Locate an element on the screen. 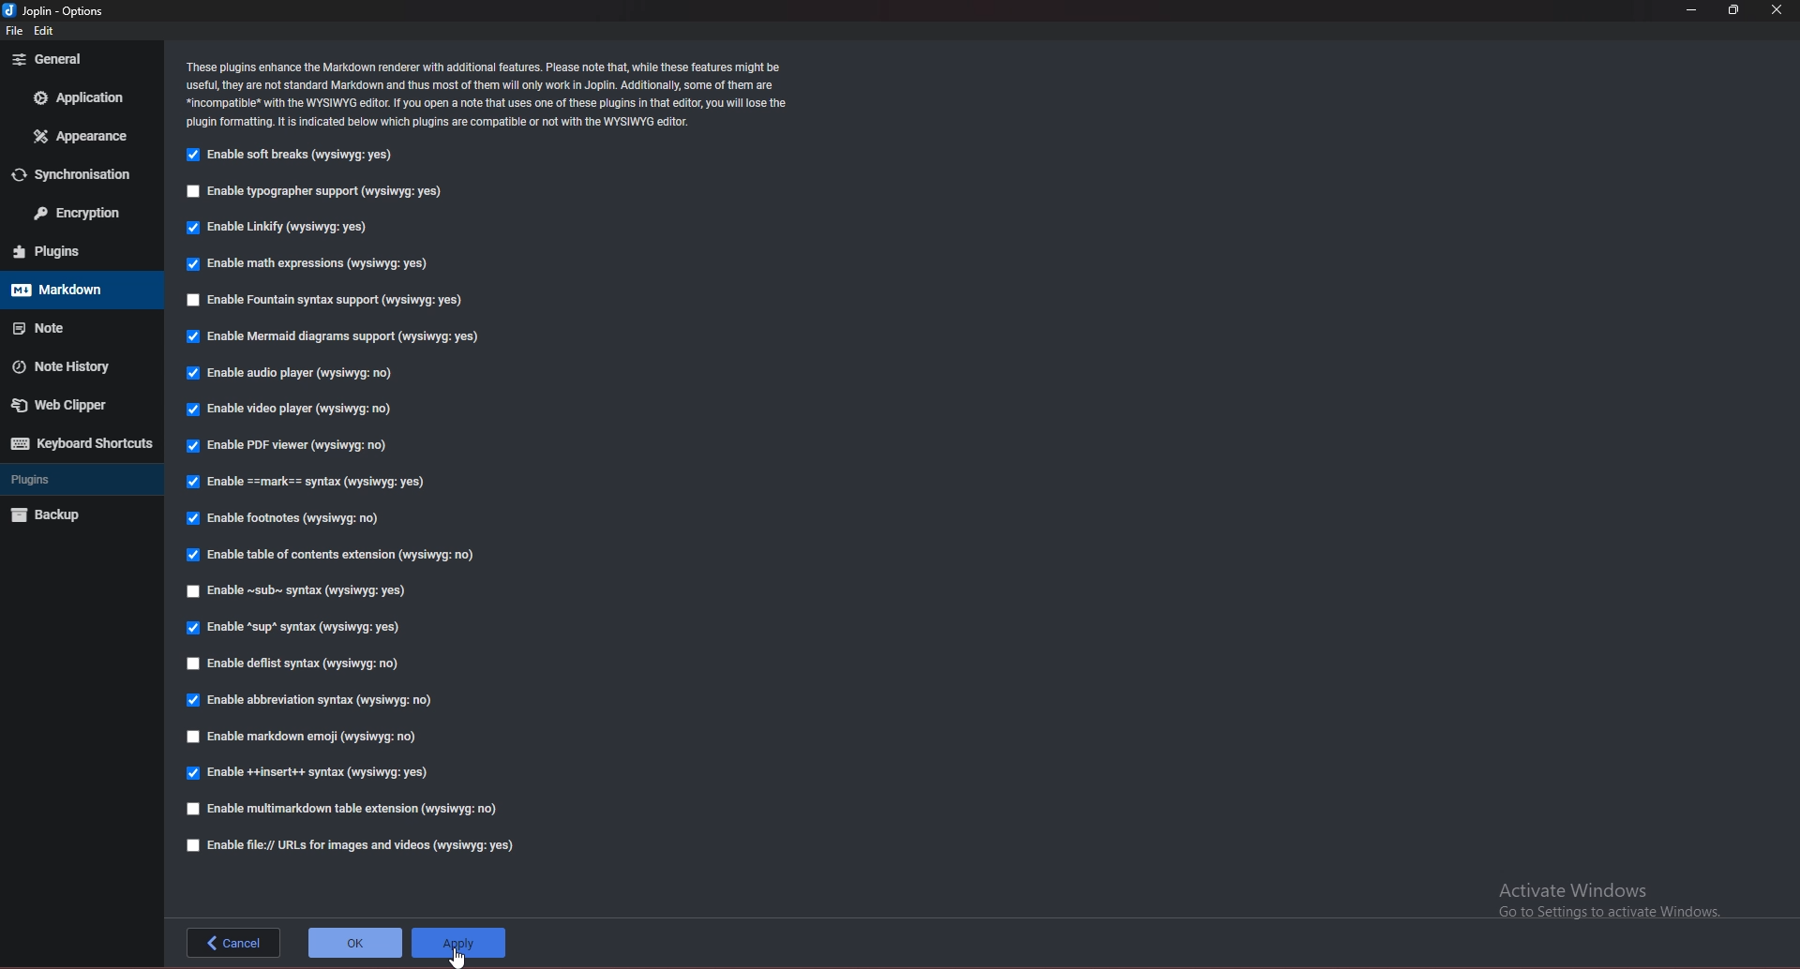 Image resolution: width=1800 pixels, height=969 pixels. ok is located at coordinates (355, 943).